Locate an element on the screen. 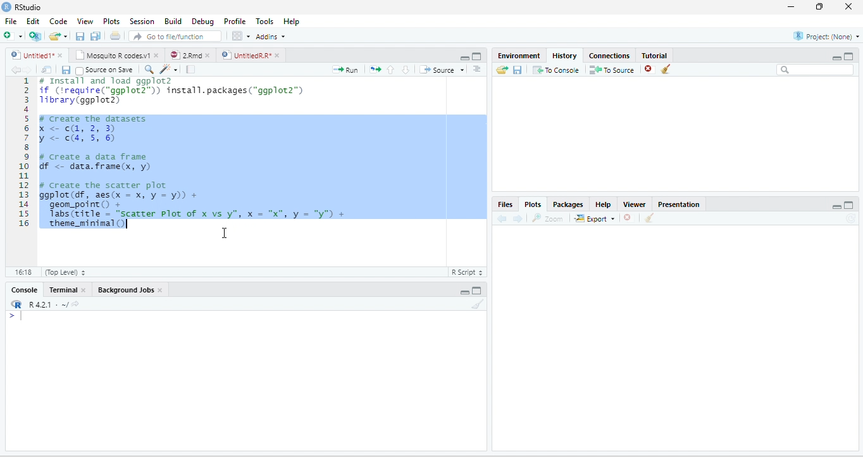 The width and height of the screenshot is (863, 457). Help is located at coordinates (603, 204).